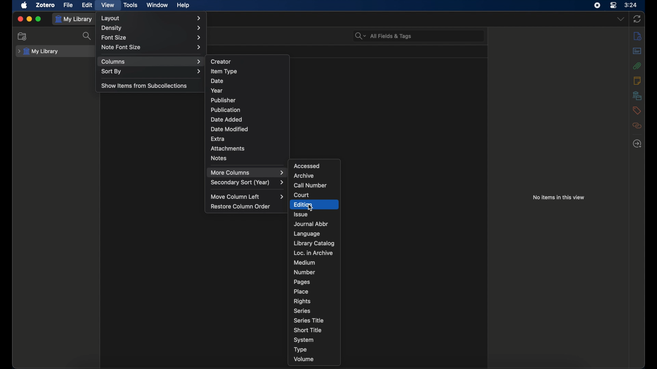  I want to click on sync, so click(637, 19).